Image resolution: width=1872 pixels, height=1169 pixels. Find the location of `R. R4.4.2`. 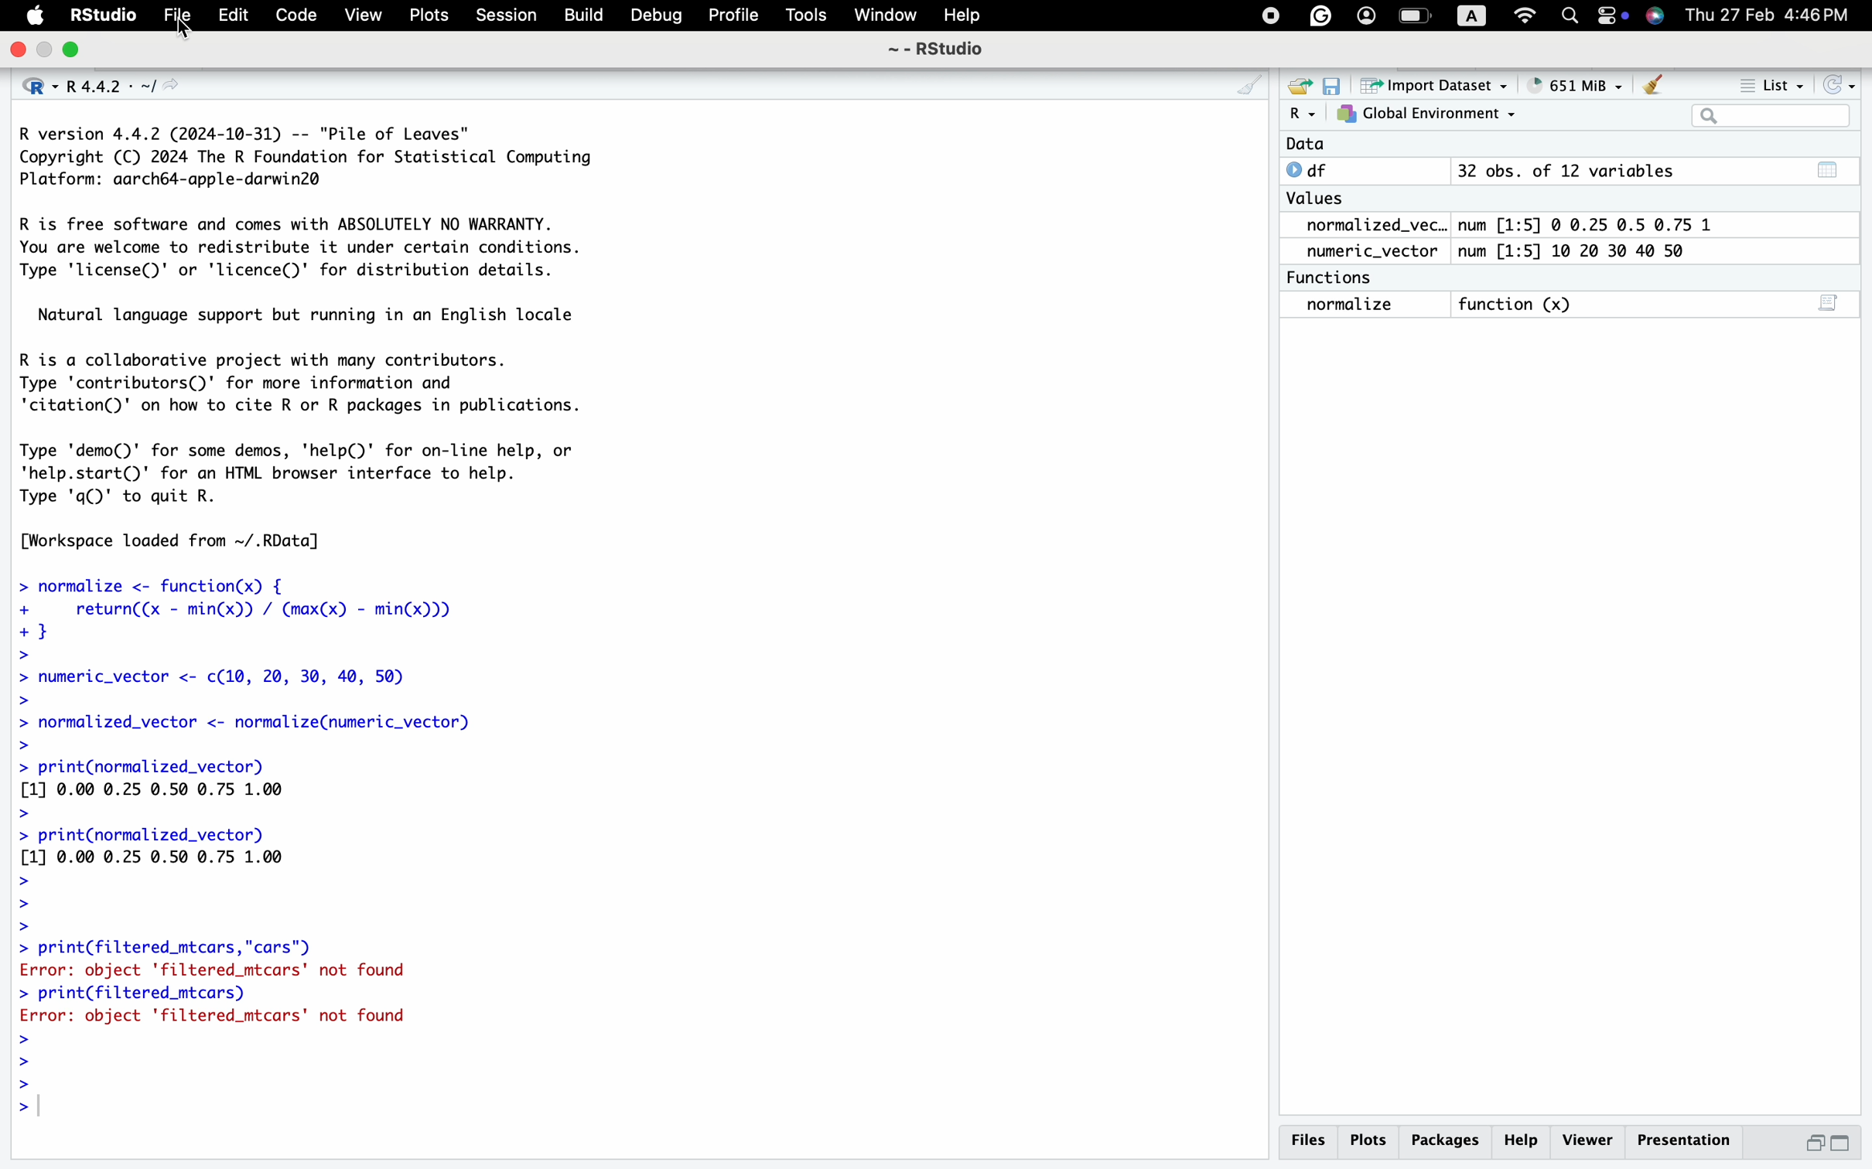

R. R4.4.2 is located at coordinates (101, 87).